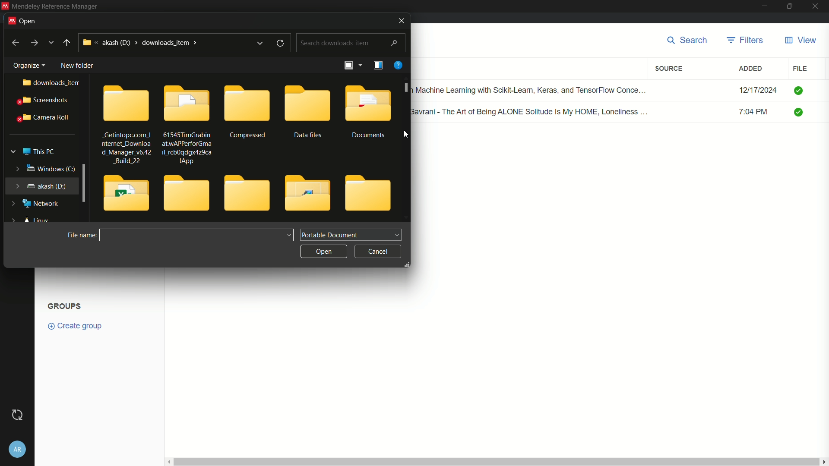 The height and width of the screenshot is (466, 829). Describe the element at coordinates (245, 193) in the screenshot. I see `folder` at that location.